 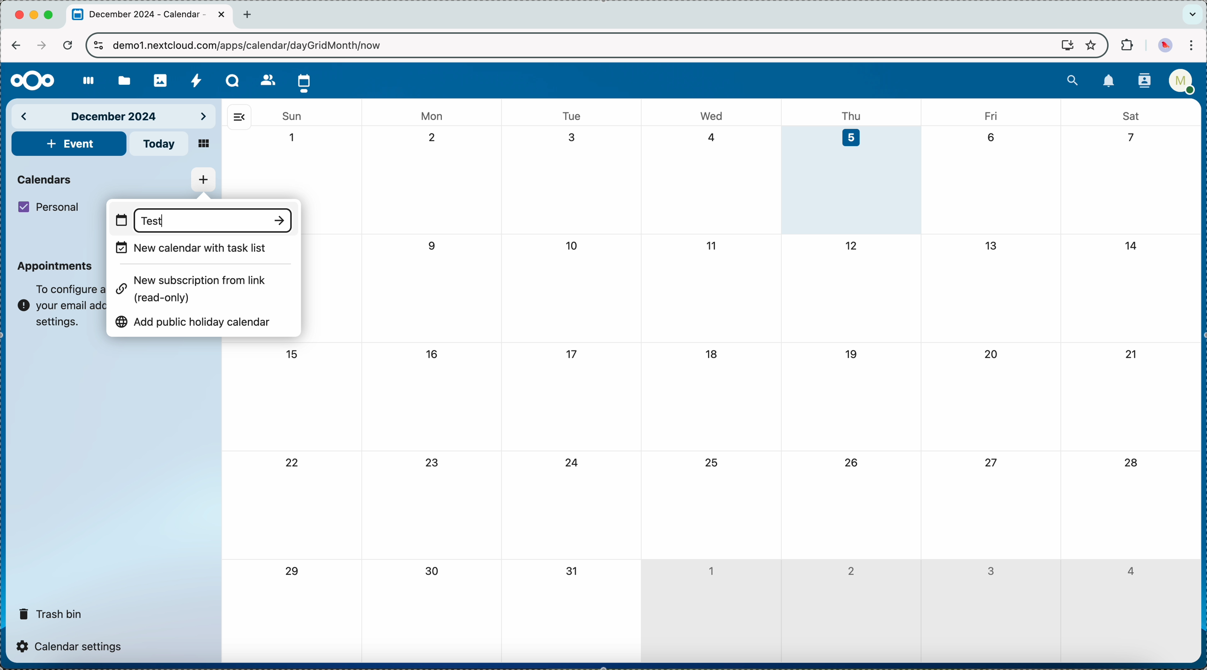 I want to click on 29, so click(x=291, y=572).